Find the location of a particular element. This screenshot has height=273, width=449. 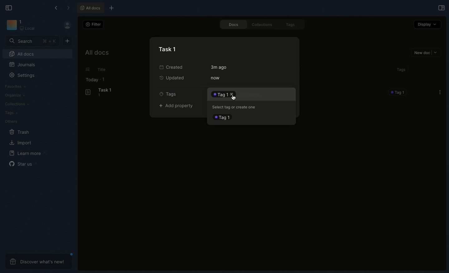

Tag 1 is located at coordinates (398, 92).